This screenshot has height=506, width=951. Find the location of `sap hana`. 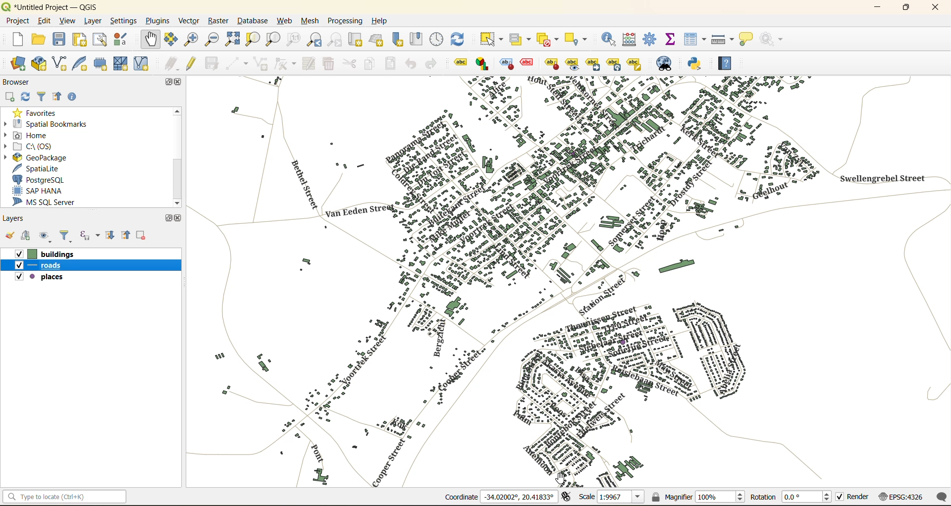

sap hana is located at coordinates (38, 191).